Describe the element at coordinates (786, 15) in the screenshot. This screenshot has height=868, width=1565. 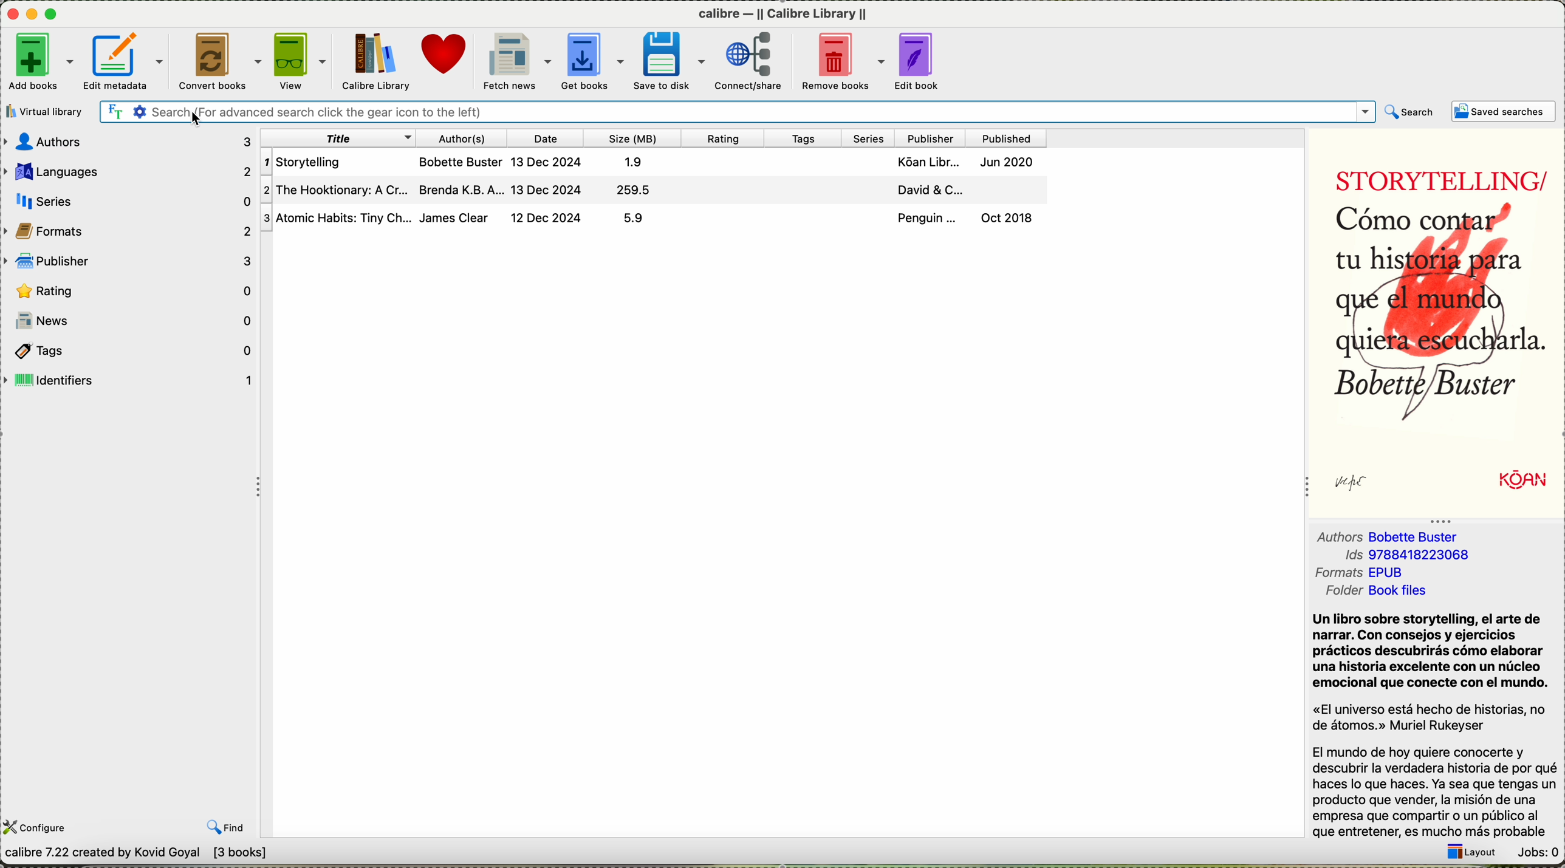
I see `calibre — || Calibre Library ||` at that location.